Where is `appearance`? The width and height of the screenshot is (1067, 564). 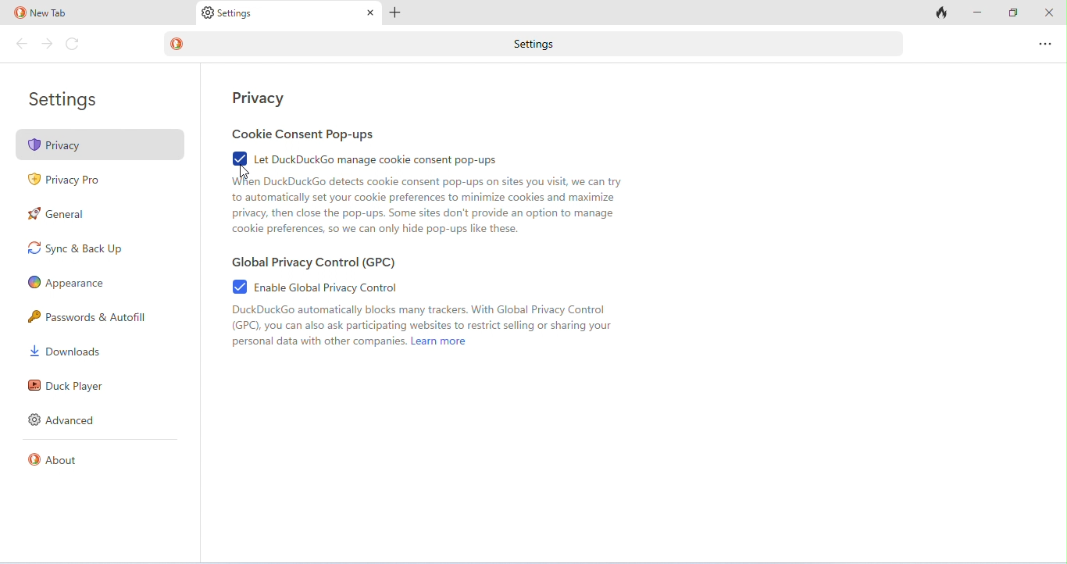
appearance is located at coordinates (66, 284).